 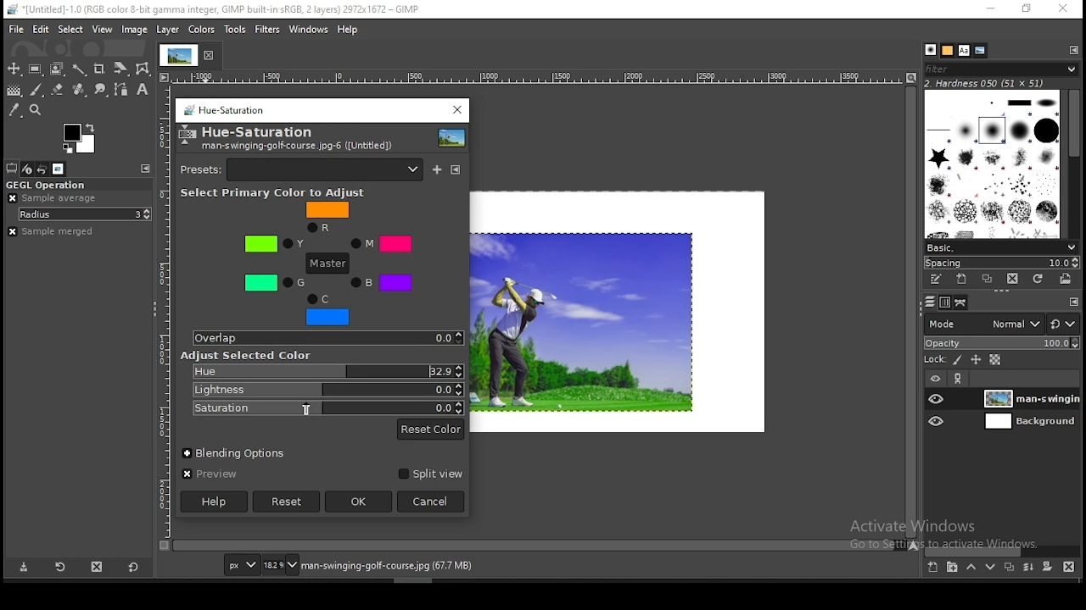 What do you see at coordinates (935, 399) in the screenshot?
I see `layer visibility on/off` at bounding box center [935, 399].